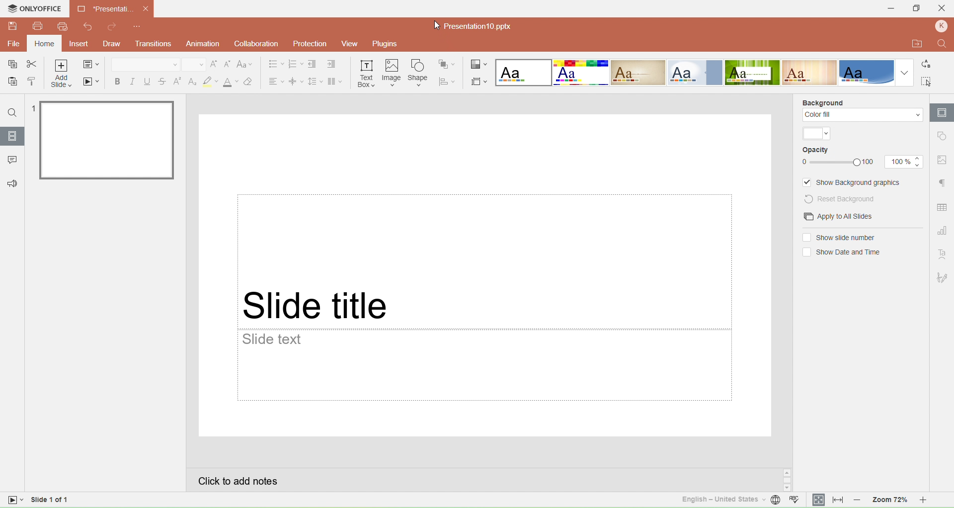 The width and height of the screenshot is (954, 508). What do you see at coordinates (33, 109) in the screenshot?
I see `1` at bounding box center [33, 109].